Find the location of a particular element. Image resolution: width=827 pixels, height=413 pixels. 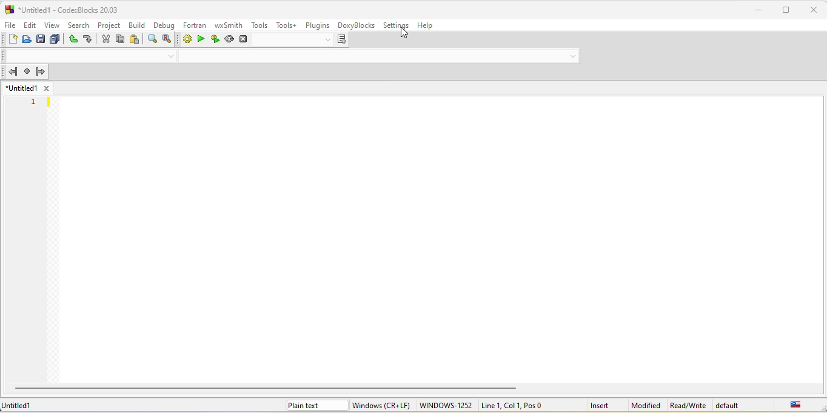

maximize is located at coordinates (786, 10).